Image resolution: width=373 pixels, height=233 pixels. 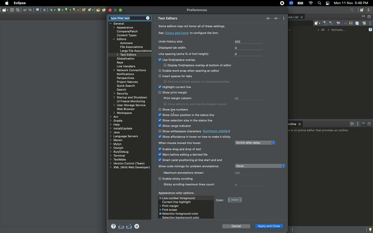 What do you see at coordinates (52, 10) in the screenshot?
I see `Antivirus` at bounding box center [52, 10].